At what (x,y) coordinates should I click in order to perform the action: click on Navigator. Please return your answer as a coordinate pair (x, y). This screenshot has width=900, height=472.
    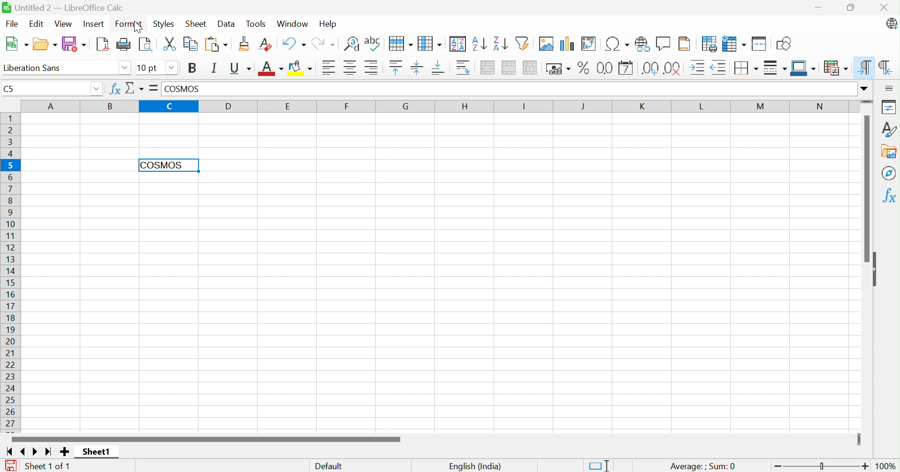
    Looking at the image, I should click on (891, 172).